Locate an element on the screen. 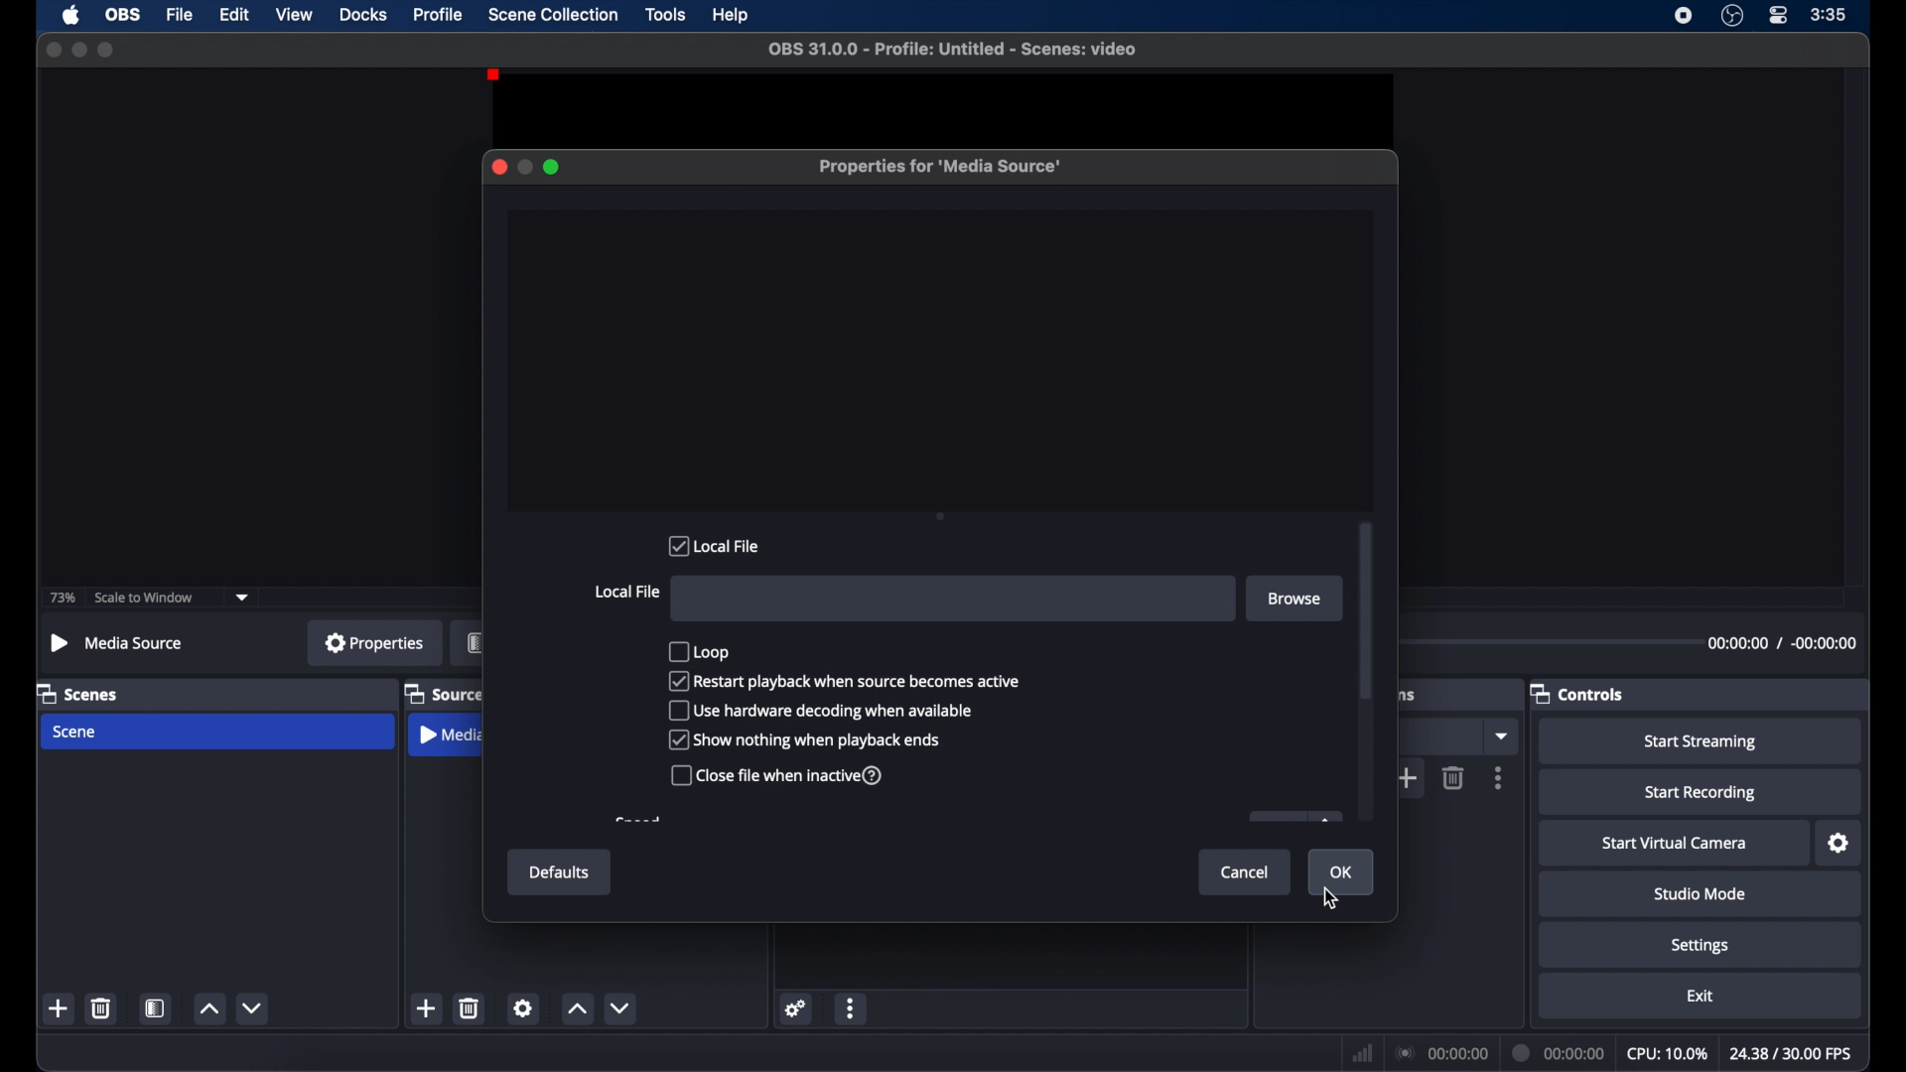 The image size is (1906, 1072). settings is located at coordinates (523, 1007).